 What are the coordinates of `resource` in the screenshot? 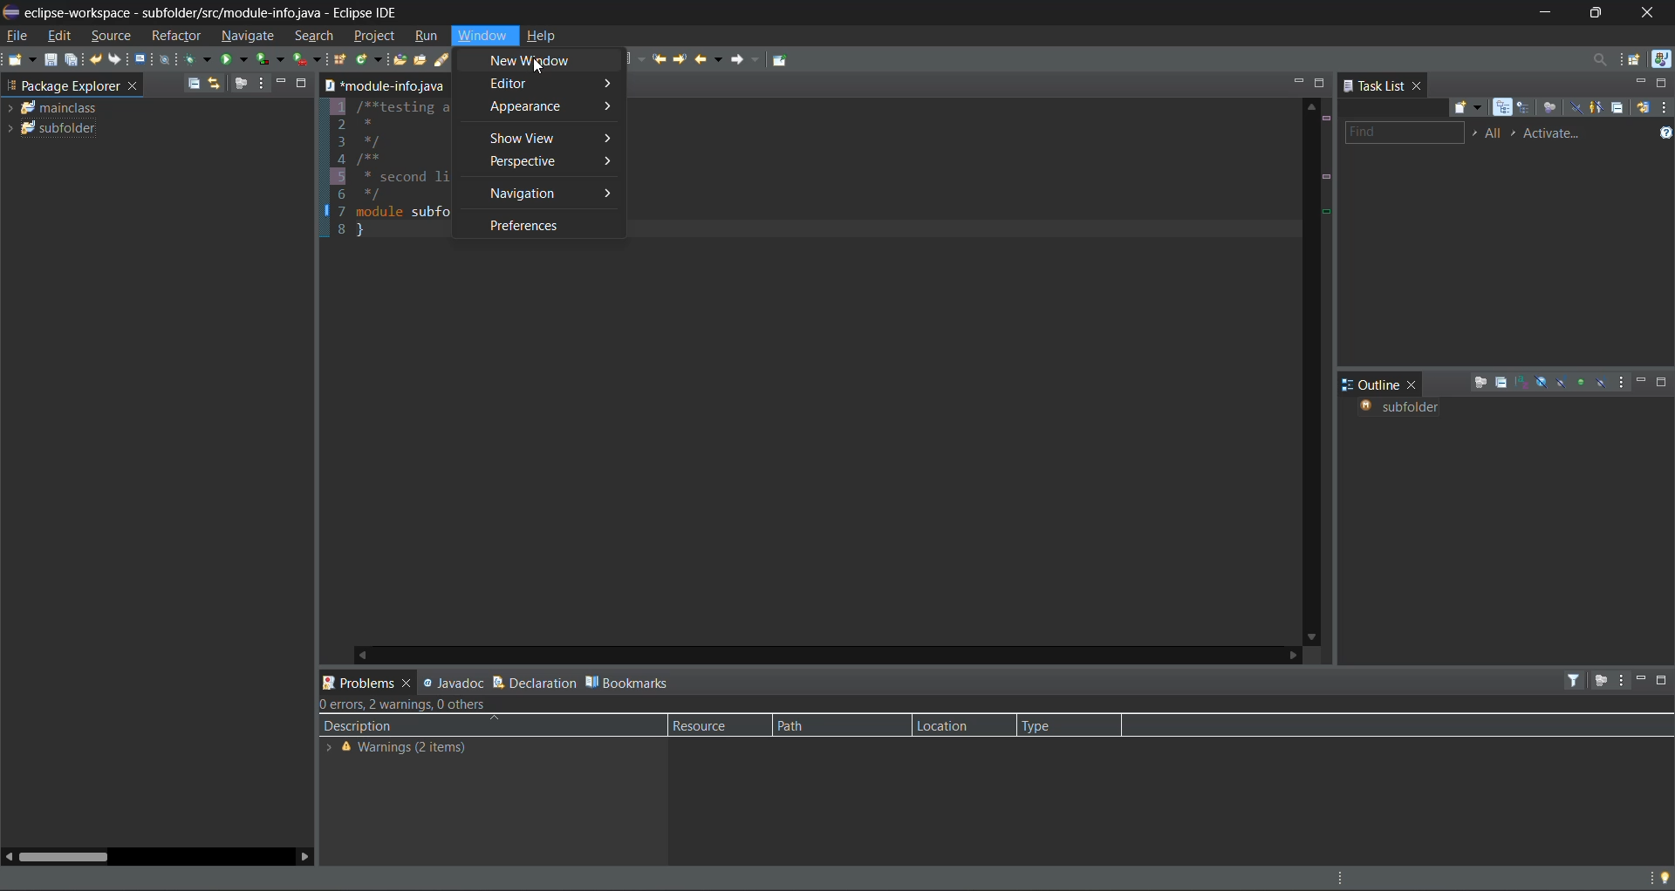 It's located at (708, 724).